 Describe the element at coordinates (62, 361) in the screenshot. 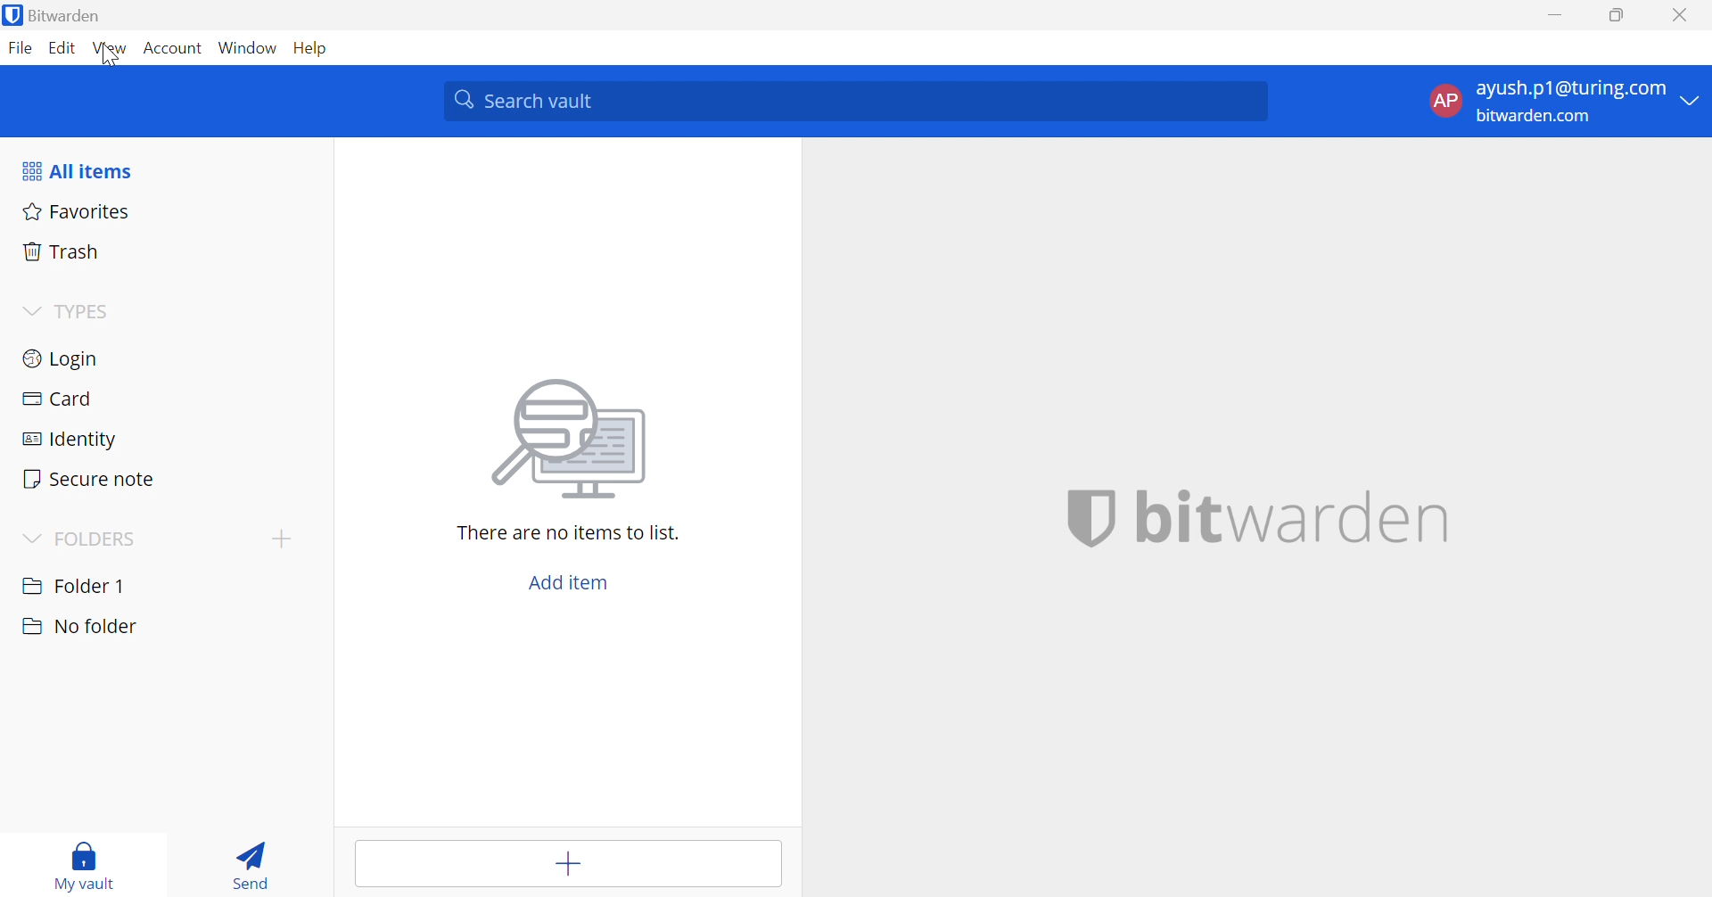

I see `Login` at that location.